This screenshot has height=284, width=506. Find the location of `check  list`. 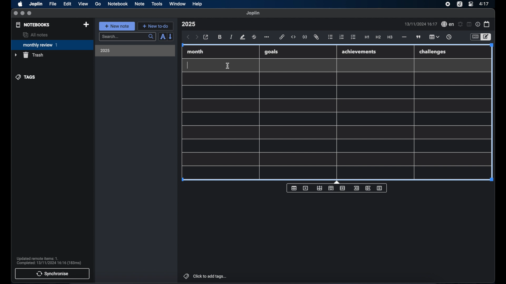

check  list is located at coordinates (353, 37).